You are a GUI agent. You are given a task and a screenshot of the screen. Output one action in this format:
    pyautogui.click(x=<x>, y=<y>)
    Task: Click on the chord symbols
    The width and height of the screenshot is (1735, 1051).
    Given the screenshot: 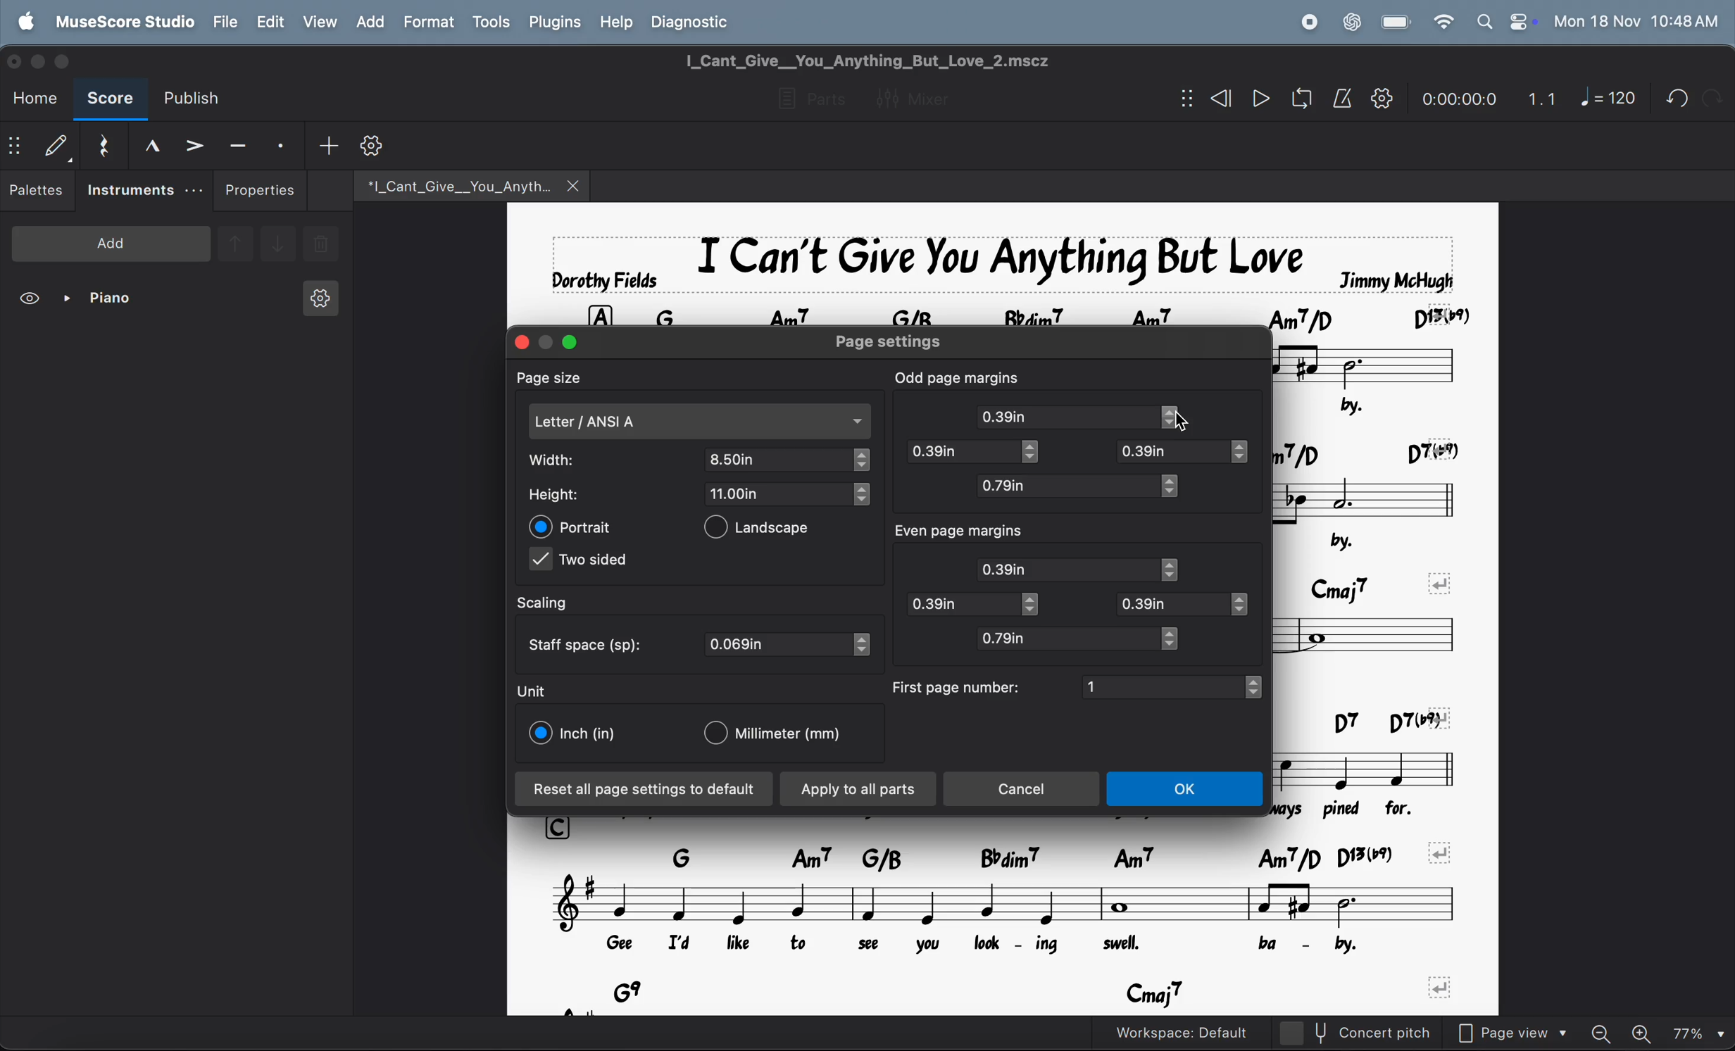 What is the action you would take?
    pyautogui.click(x=1035, y=857)
    